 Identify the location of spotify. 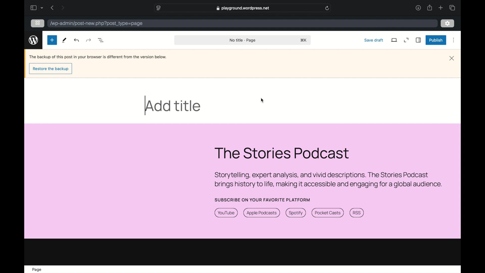
(296, 213).